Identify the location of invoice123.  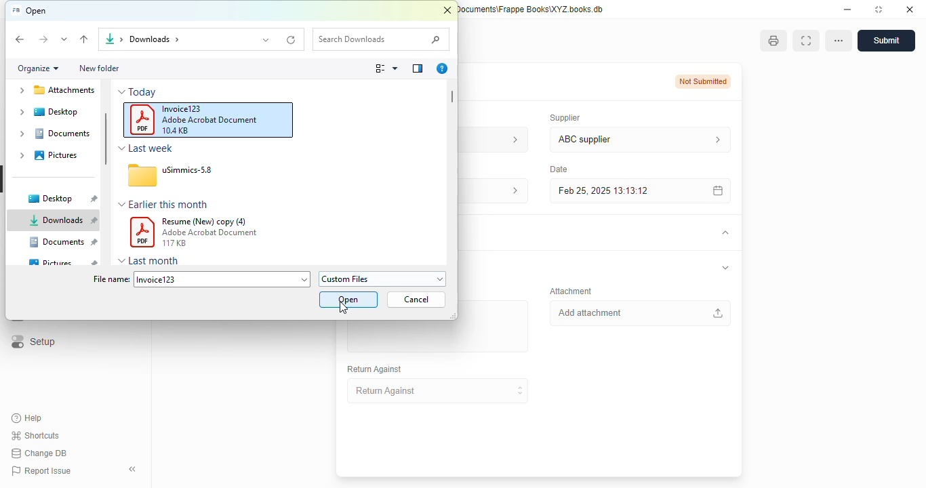
(182, 108).